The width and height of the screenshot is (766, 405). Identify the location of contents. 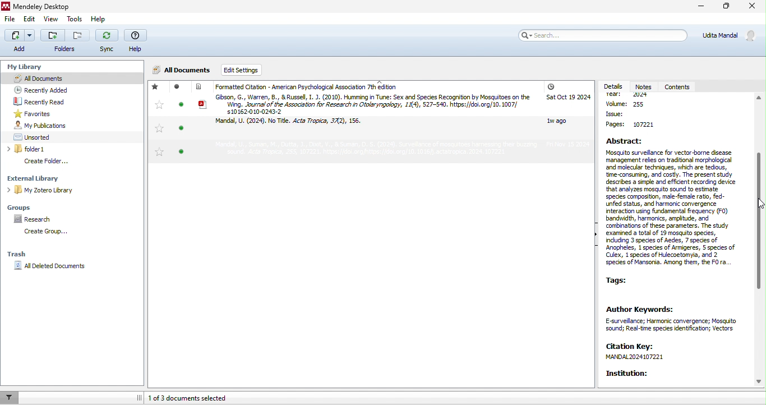
(679, 88).